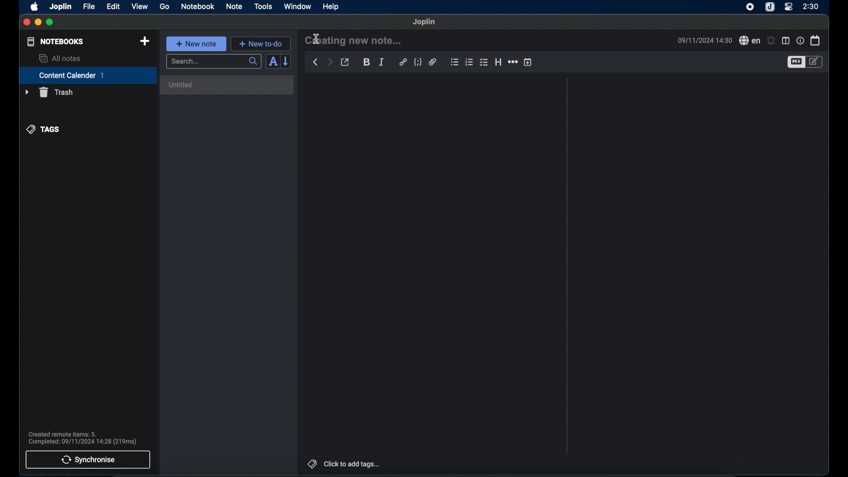  I want to click on calendar icon, so click(816, 41).